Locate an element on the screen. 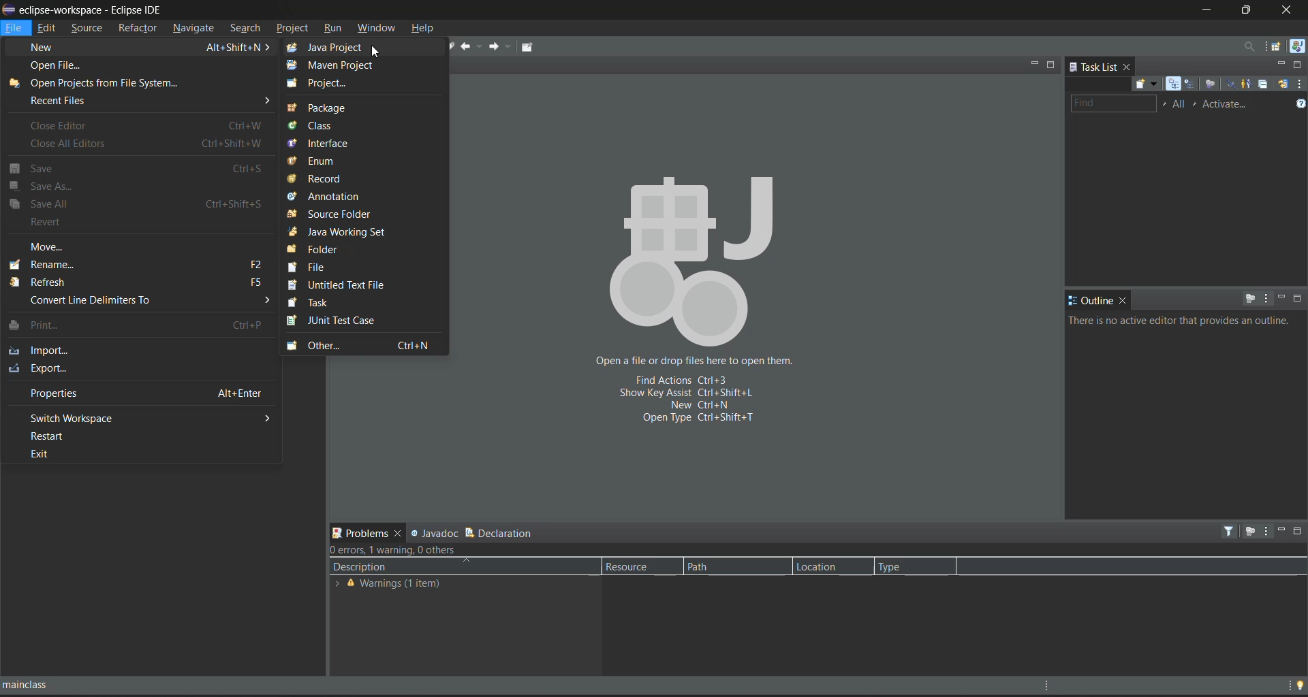 The image size is (1308, 697). exit is located at coordinates (64, 454).